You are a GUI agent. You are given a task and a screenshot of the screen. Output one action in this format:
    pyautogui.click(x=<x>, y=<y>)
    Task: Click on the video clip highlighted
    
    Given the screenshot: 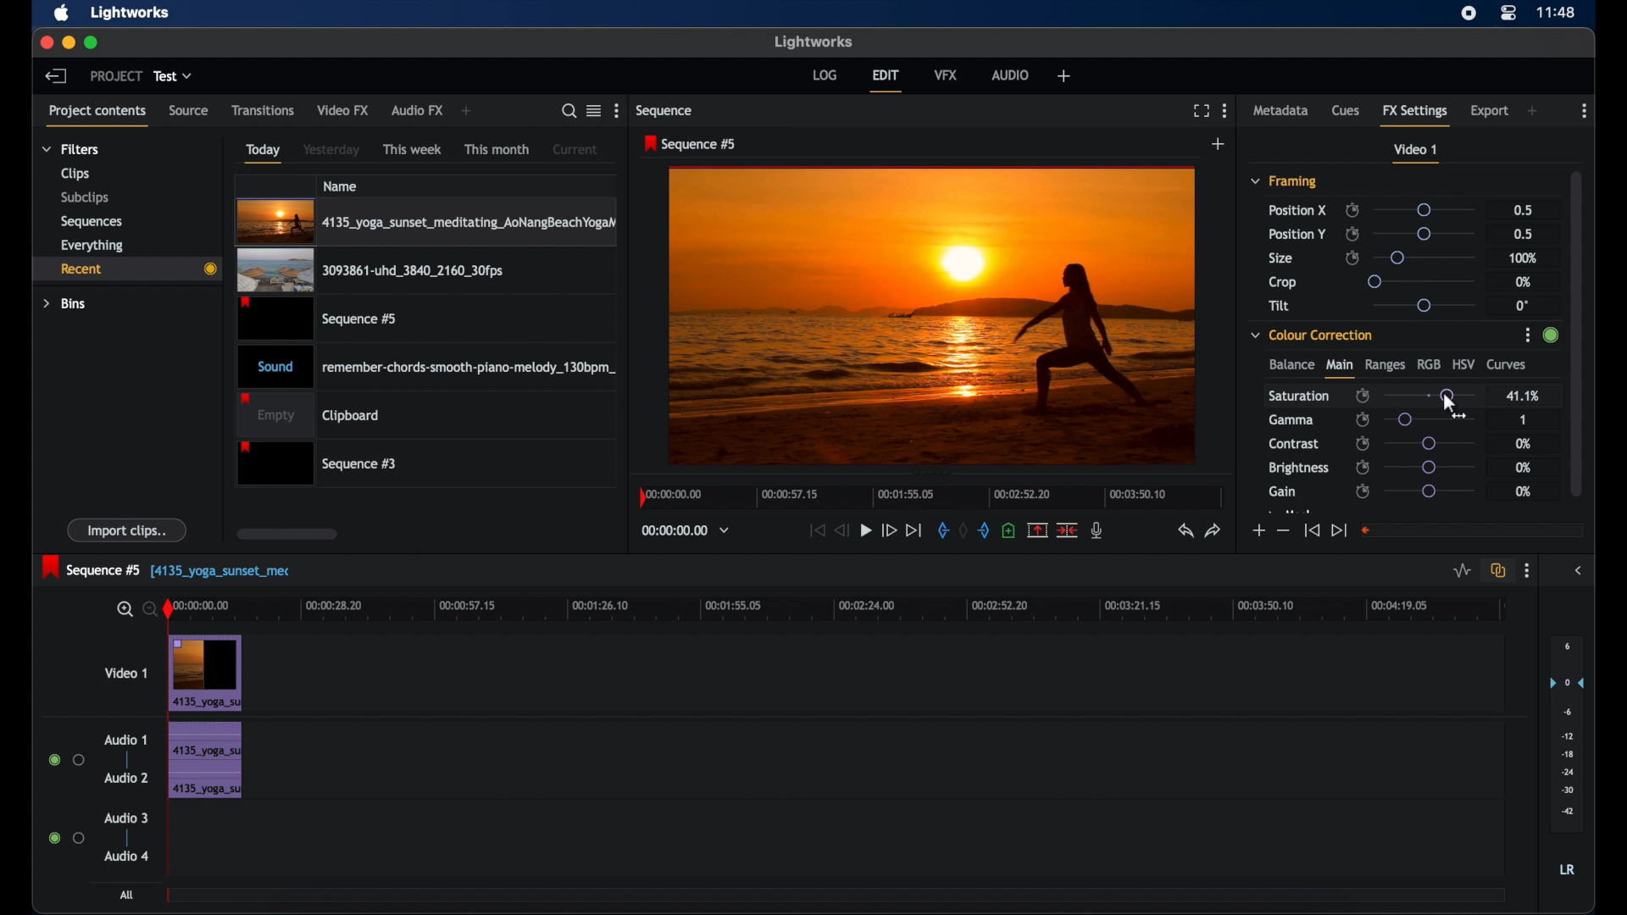 What is the action you would take?
    pyautogui.click(x=426, y=222)
    